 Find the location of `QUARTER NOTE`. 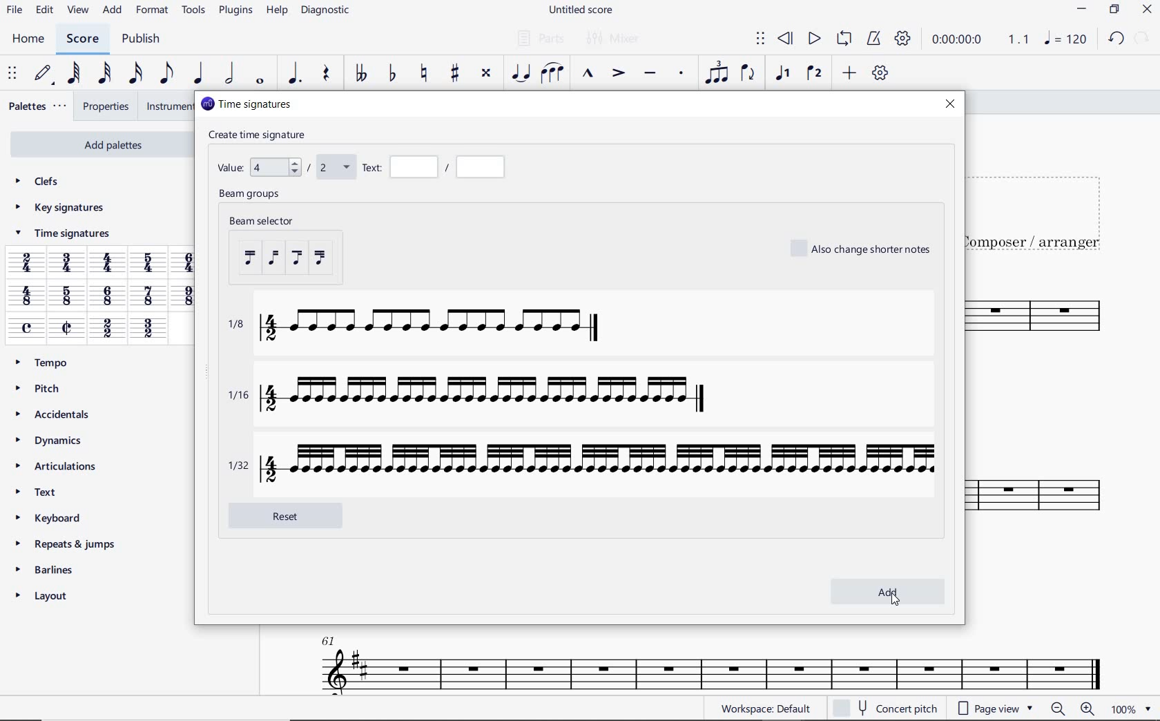

QUARTER NOTE is located at coordinates (199, 73).